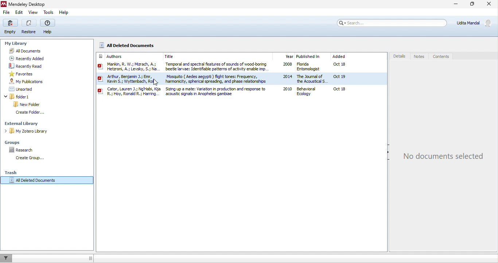 This screenshot has height=263, width=498. Describe the element at coordinates (27, 104) in the screenshot. I see `new folder` at that location.